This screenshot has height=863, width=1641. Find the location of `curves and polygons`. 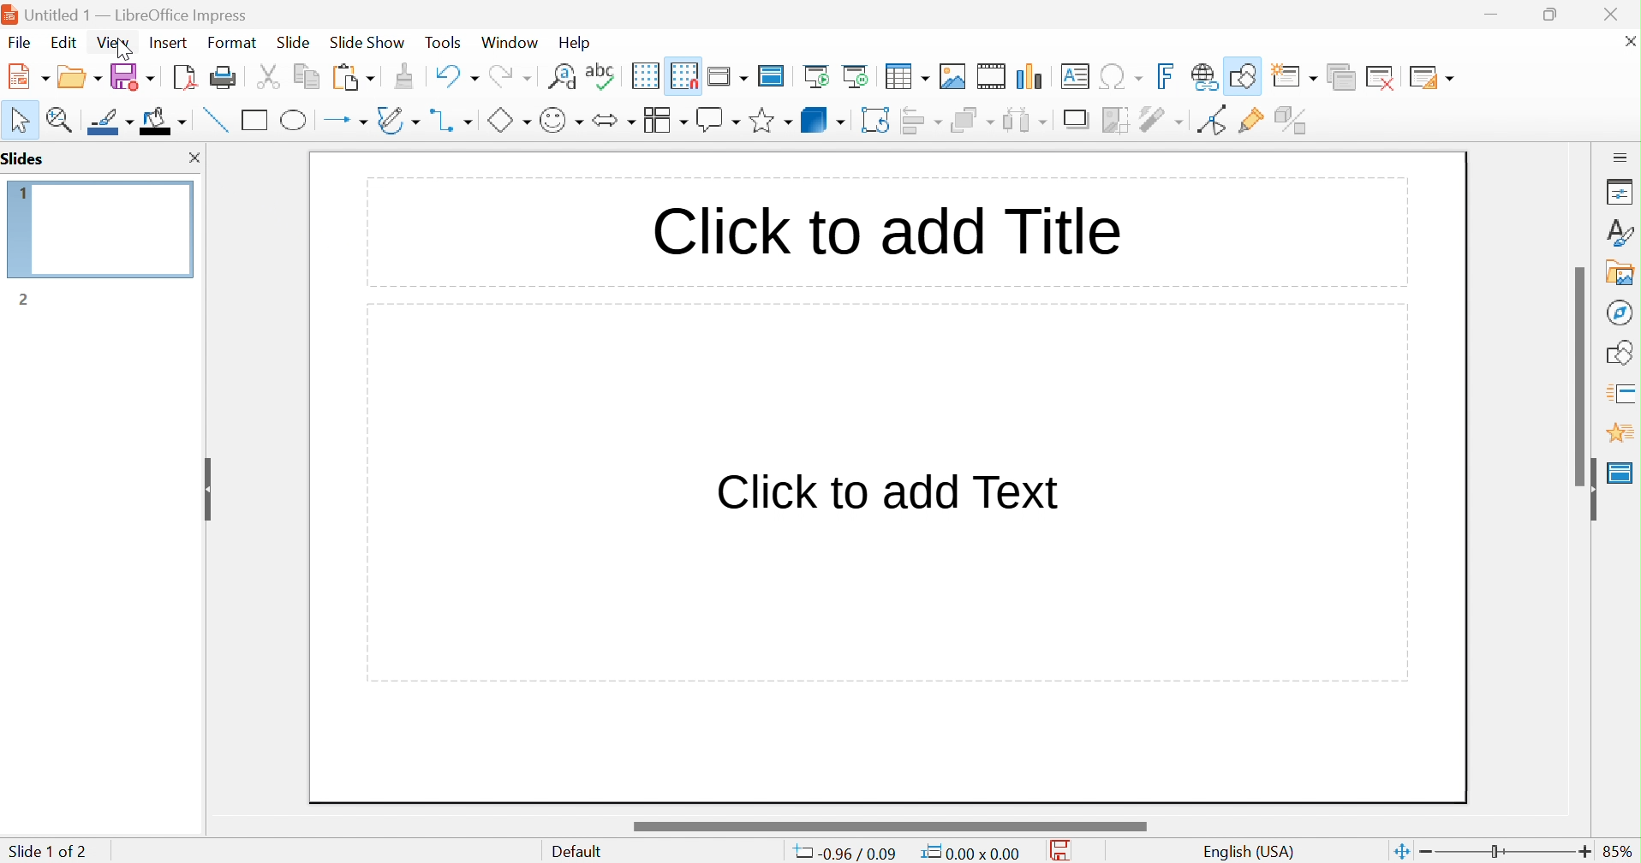

curves and polygons is located at coordinates (397, 120).